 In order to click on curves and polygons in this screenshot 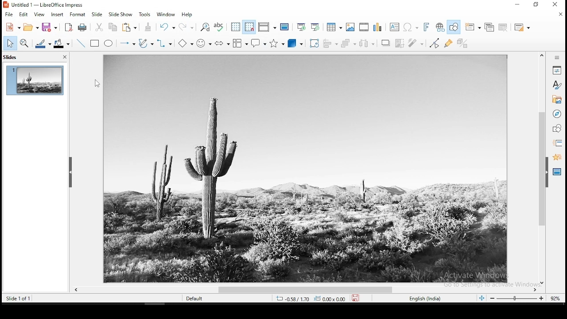, I will do `click(147, 43)`.